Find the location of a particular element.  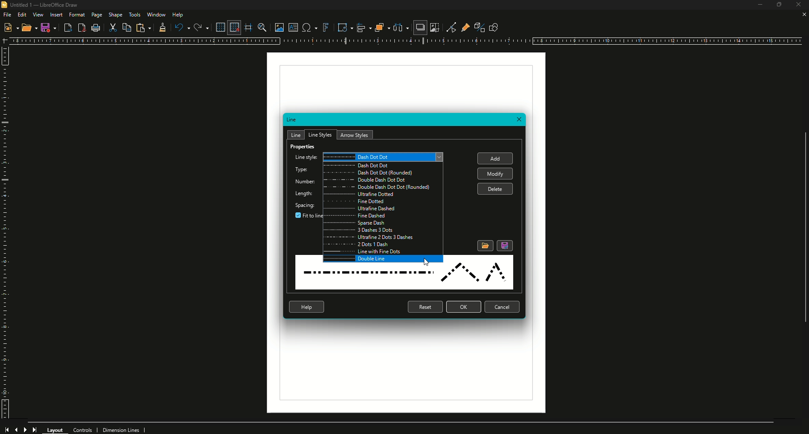

Untitled 1 - LibreOffice Draw is located at coordinates (43, 5).